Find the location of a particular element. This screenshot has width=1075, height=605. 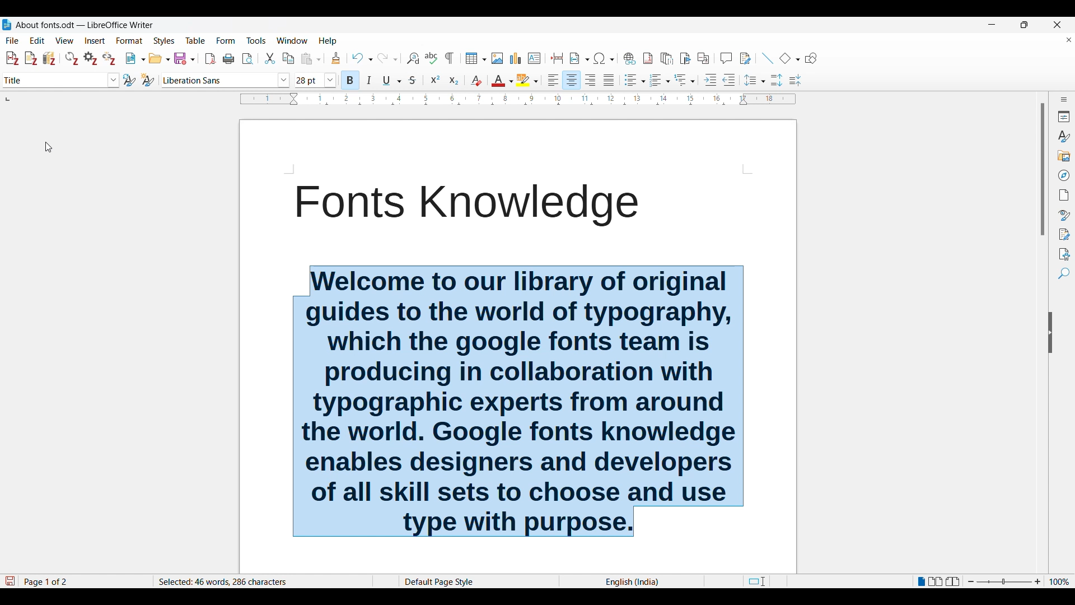

Save is located at coordinates (185, 58).